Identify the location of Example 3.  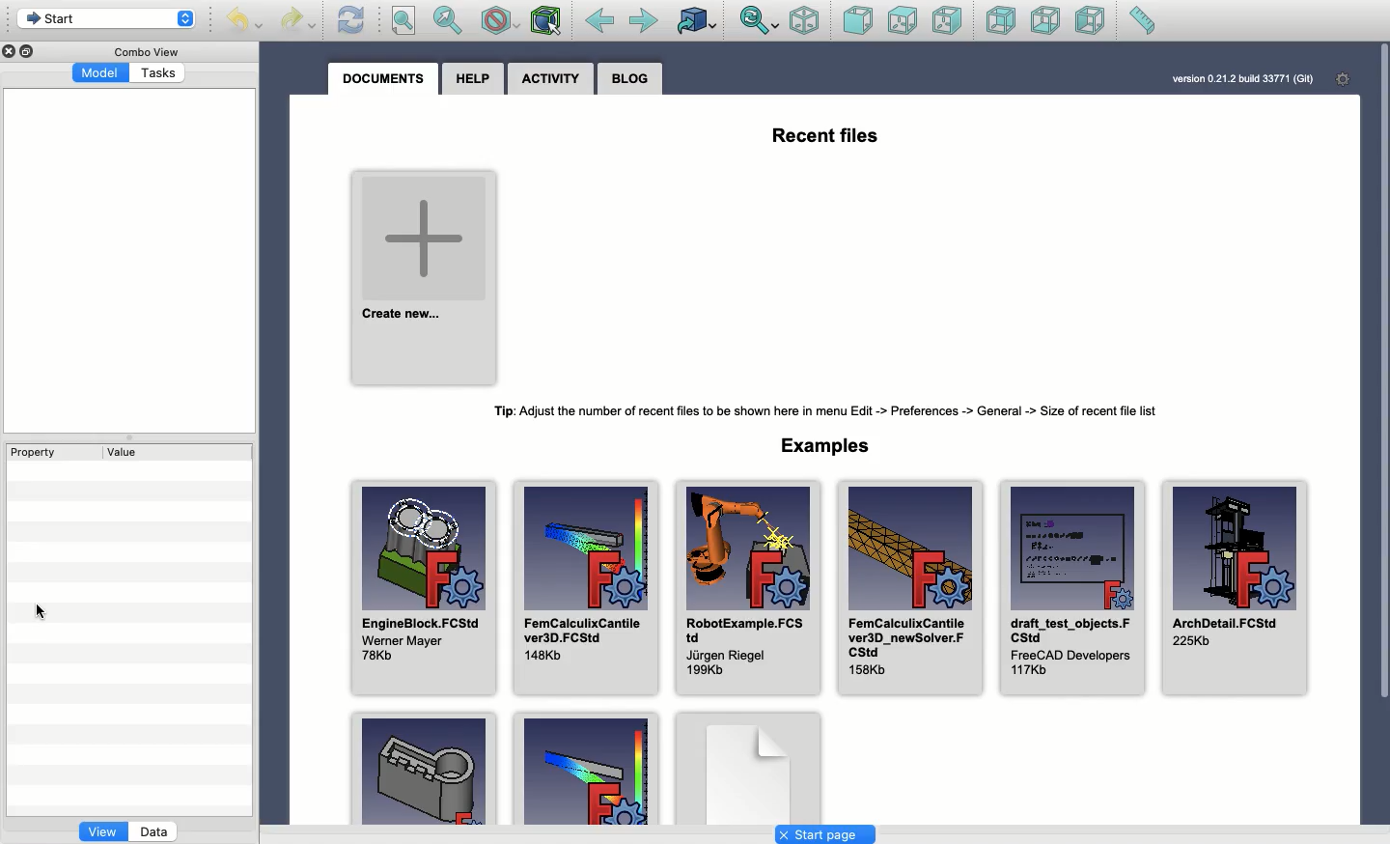
(750, 768).